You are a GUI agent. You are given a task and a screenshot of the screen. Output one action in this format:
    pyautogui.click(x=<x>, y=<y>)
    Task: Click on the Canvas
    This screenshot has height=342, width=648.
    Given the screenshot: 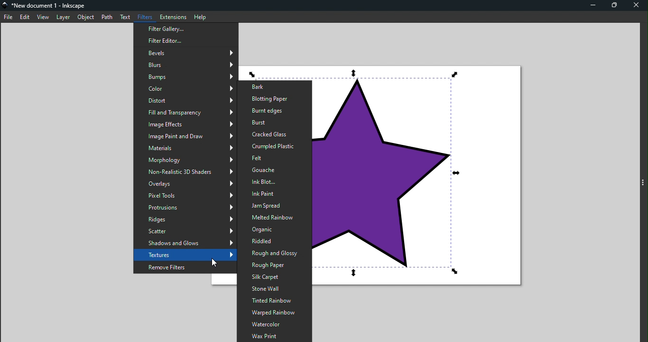 What is the action you would take?
    pyautogui.click(x=421, y=180)
    